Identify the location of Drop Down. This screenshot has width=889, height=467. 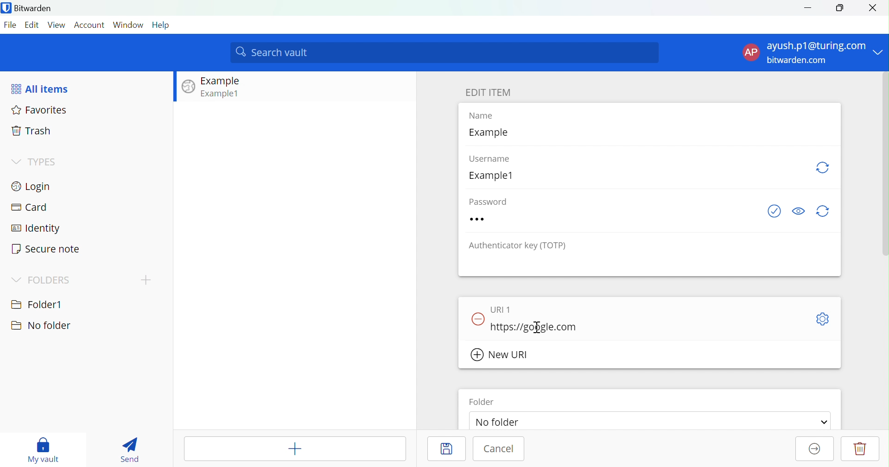
(824, 422).